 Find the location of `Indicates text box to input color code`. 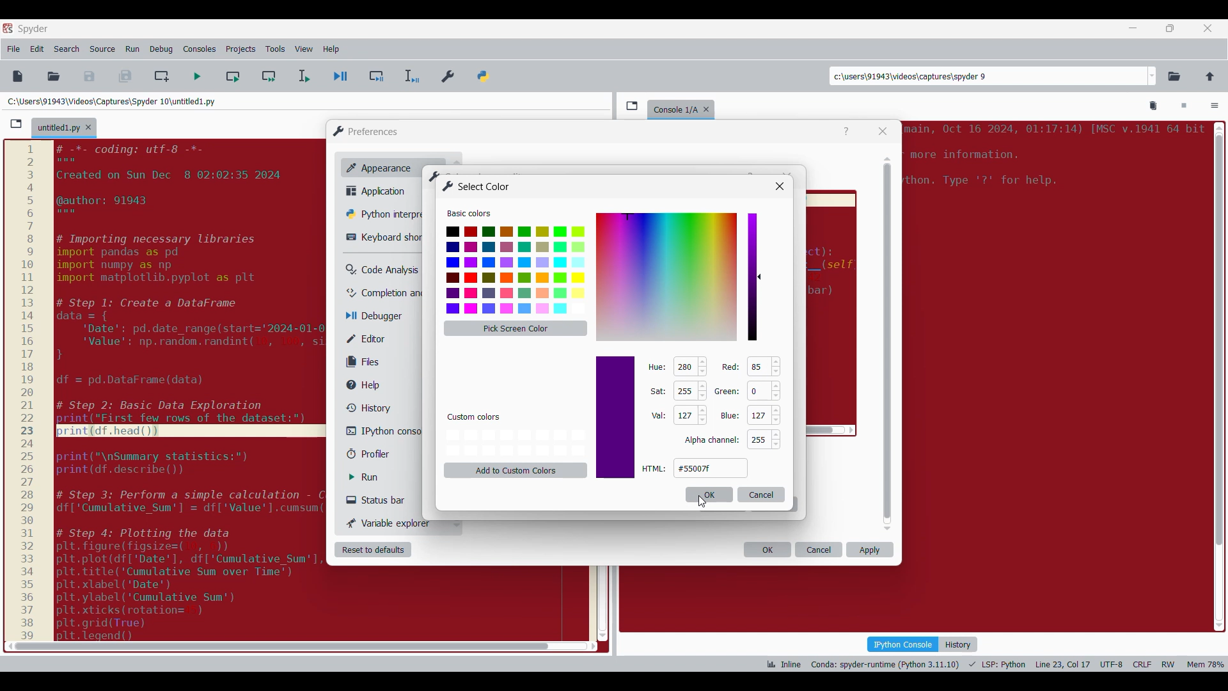

Indicates text box to input color code is located at coordinates (654, 468).